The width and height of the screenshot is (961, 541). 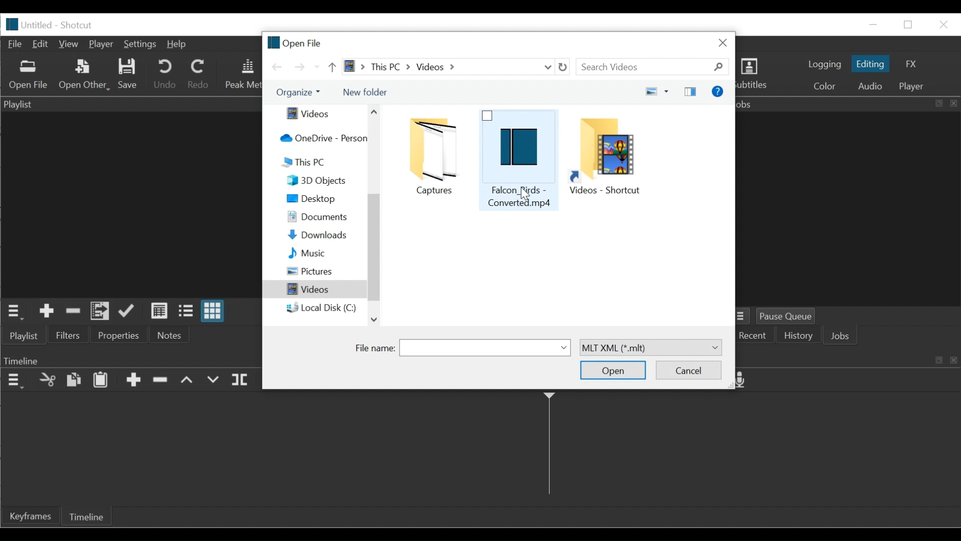 I want to click on Get help, so click(x=717, y=91).